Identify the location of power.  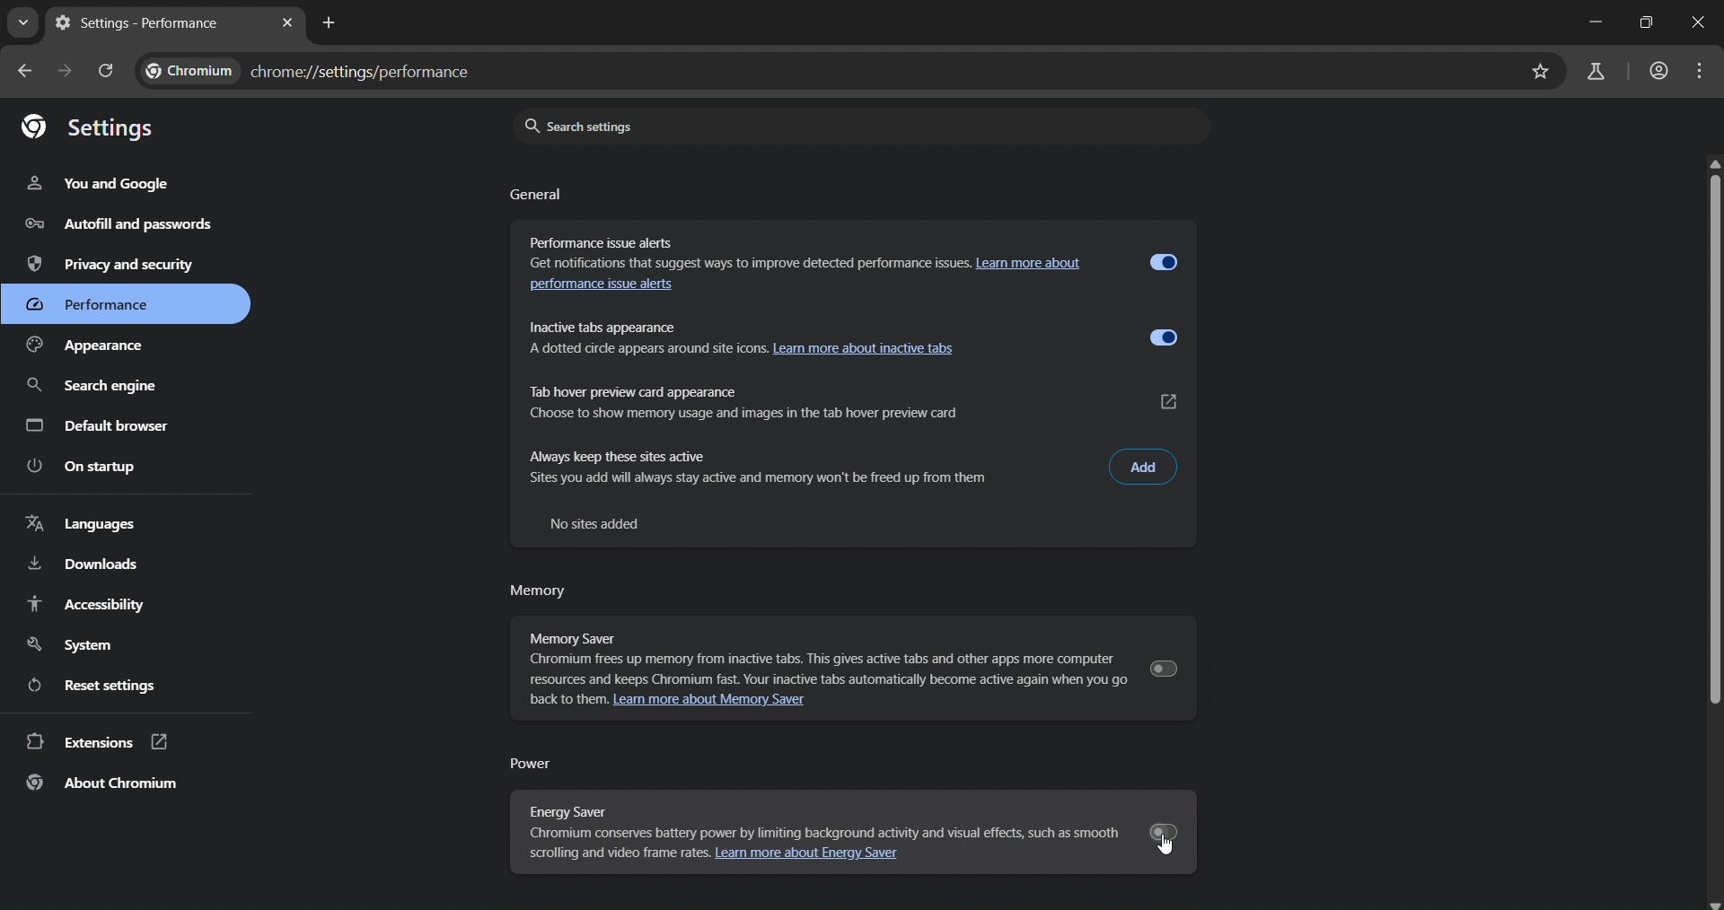
(537, 763).